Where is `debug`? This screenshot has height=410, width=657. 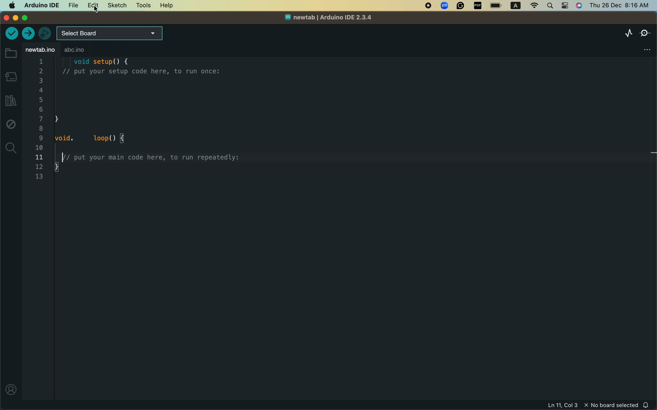
debug is located at coordinates (11, 126).